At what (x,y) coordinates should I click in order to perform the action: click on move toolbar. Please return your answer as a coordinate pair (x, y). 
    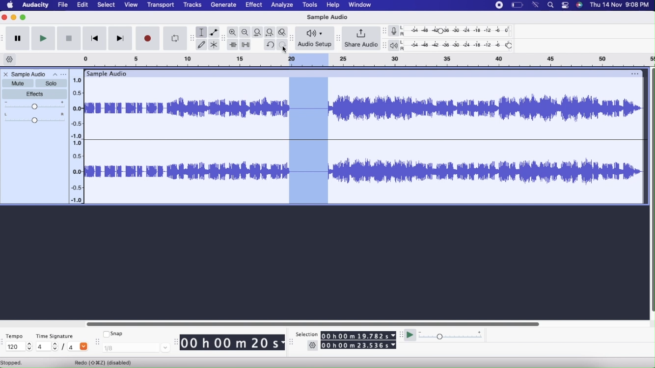
    Looking at the image, I should click on (97, 341).